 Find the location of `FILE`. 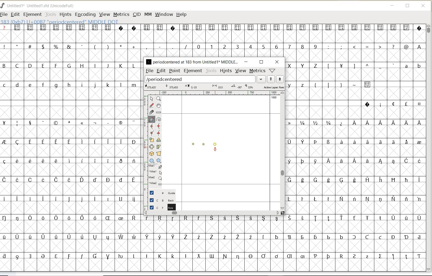

FILE is located at coordinates (4, 14).